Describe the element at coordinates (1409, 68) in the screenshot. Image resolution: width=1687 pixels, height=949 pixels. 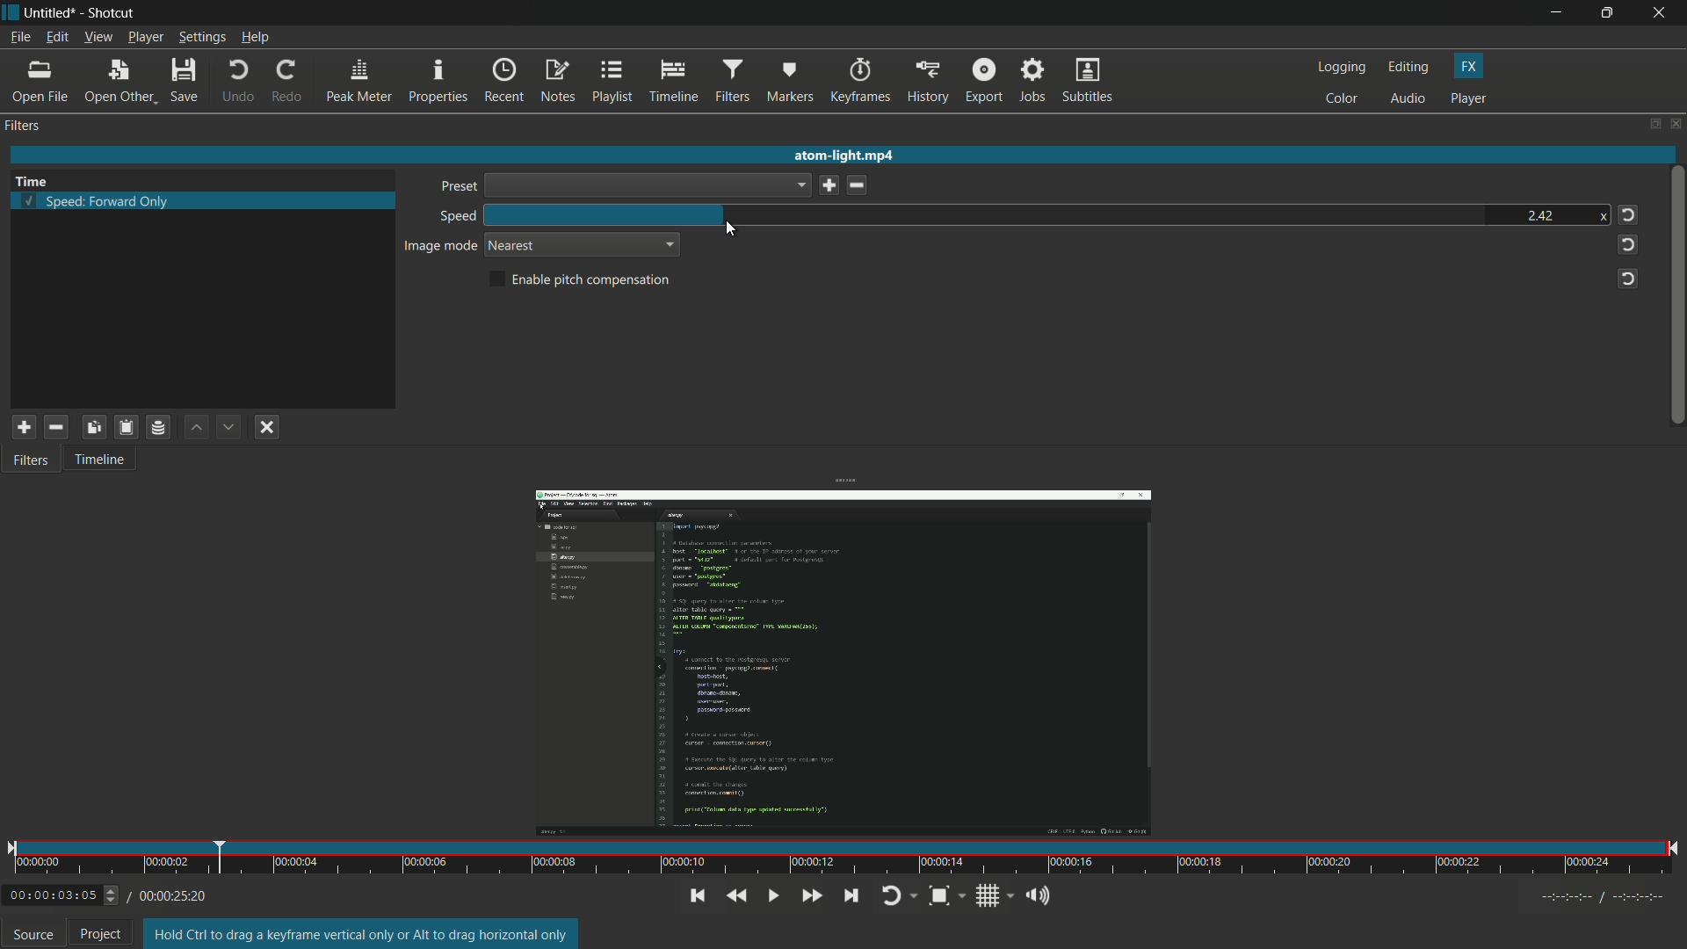
I see `editing` at that location.